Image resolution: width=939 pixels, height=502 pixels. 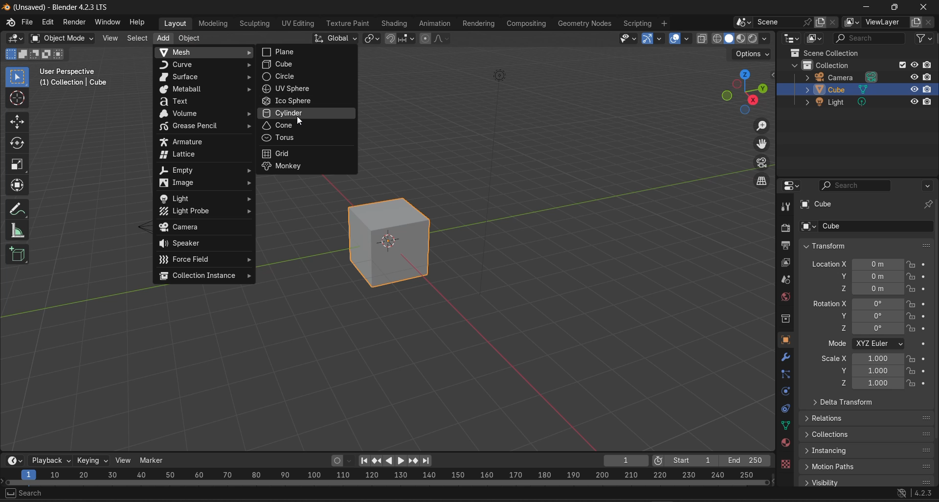 What do you see at coordinates (924, 344) in the screenshot?
I see `animate property` at bounding box center [924, 344].